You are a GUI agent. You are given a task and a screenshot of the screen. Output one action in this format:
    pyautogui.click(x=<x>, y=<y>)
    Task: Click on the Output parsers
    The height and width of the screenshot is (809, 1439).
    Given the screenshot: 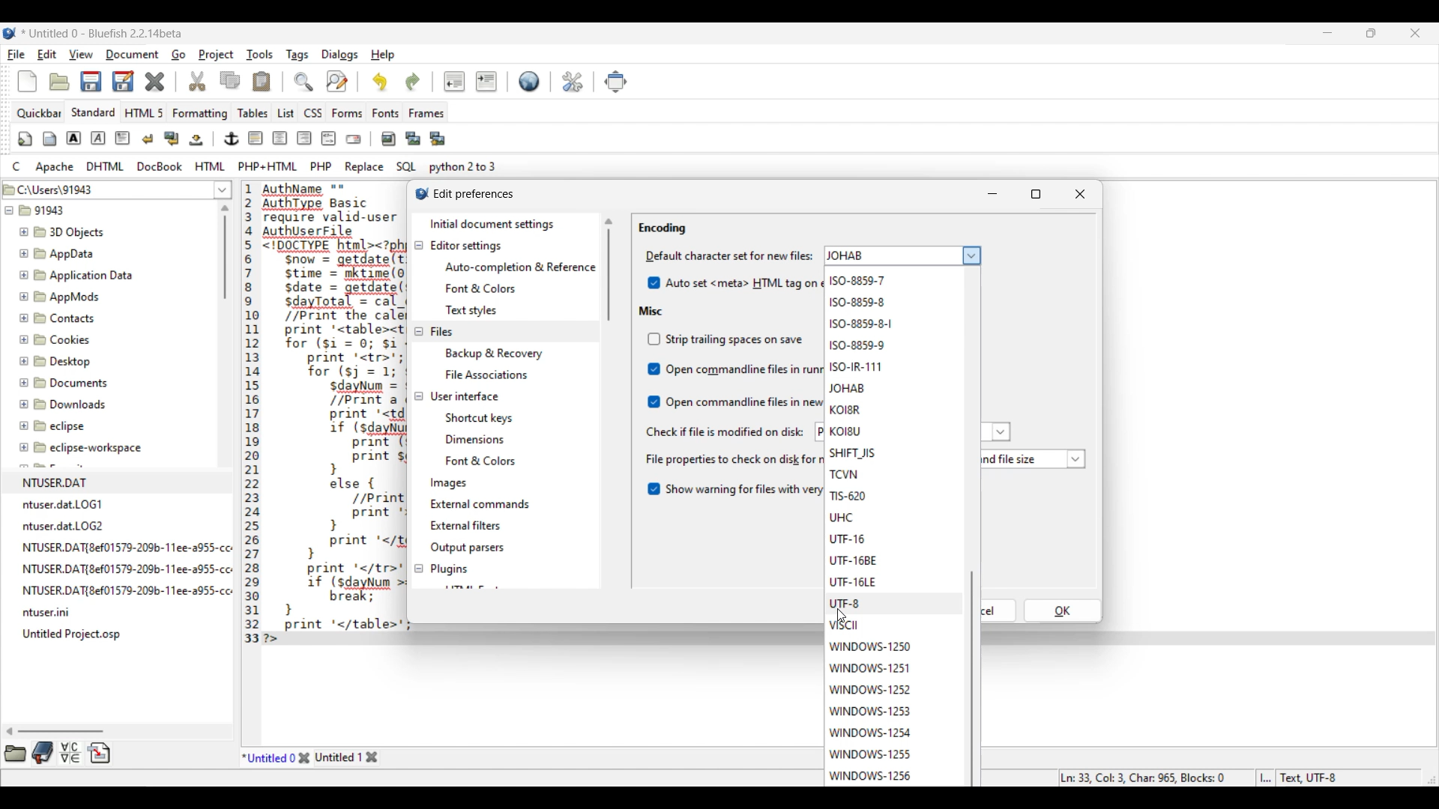 What is the action you would take?
    pyautogui.click(x=468, y=548)
    